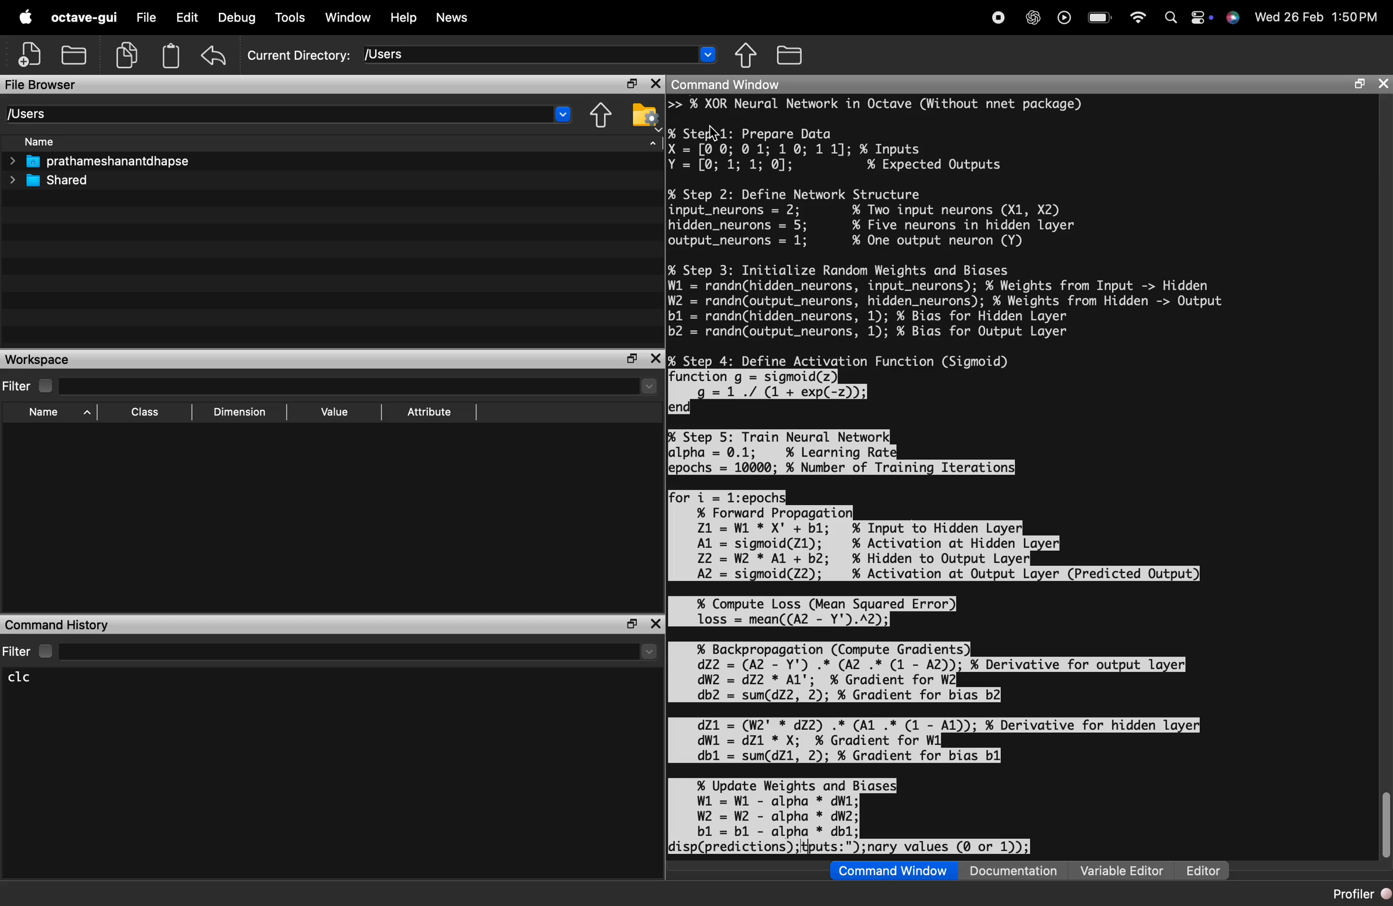  What do you see at coordinates (1137, 16) in the screenshot?
I see `wifi` at bounding box center [1137, 16].